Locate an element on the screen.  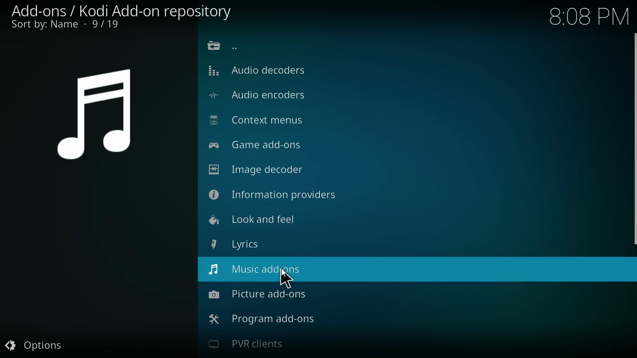
Lyrics is located at coordinates (249, 243).